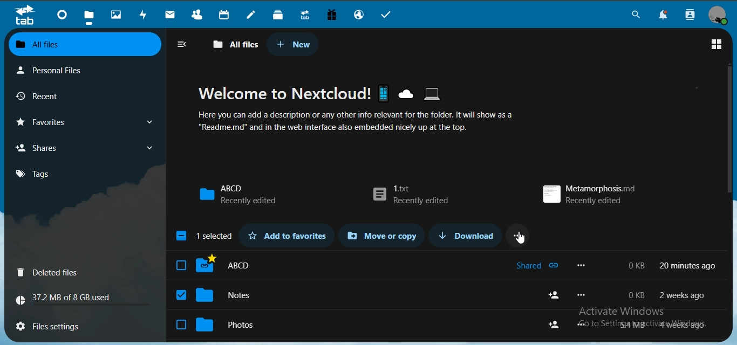 This screenshot has width=737, height=345. I want to click on Deleted files, so click(62, 272).